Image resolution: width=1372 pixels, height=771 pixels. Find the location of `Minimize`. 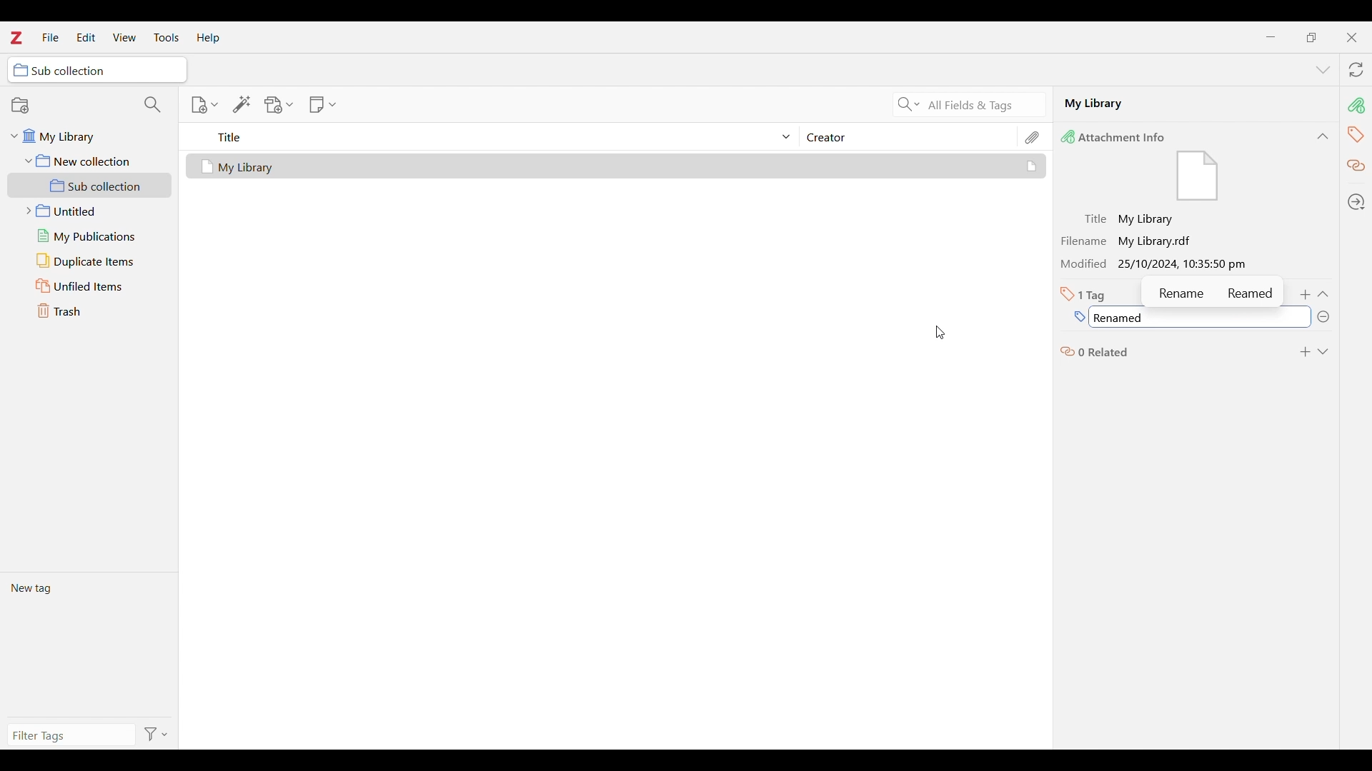

Minimize is located at coordinates (1271, 37).